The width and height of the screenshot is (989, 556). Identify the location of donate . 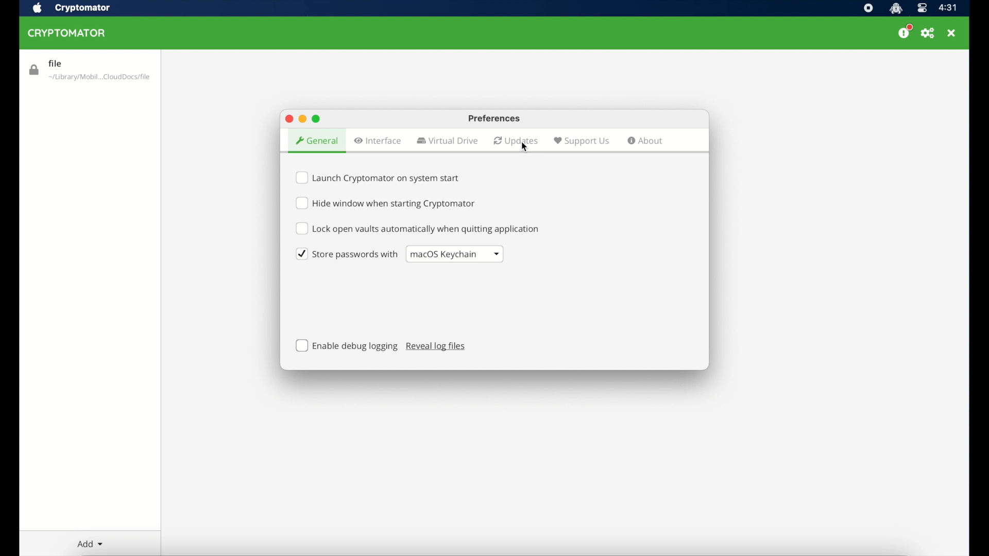
(903, 32).